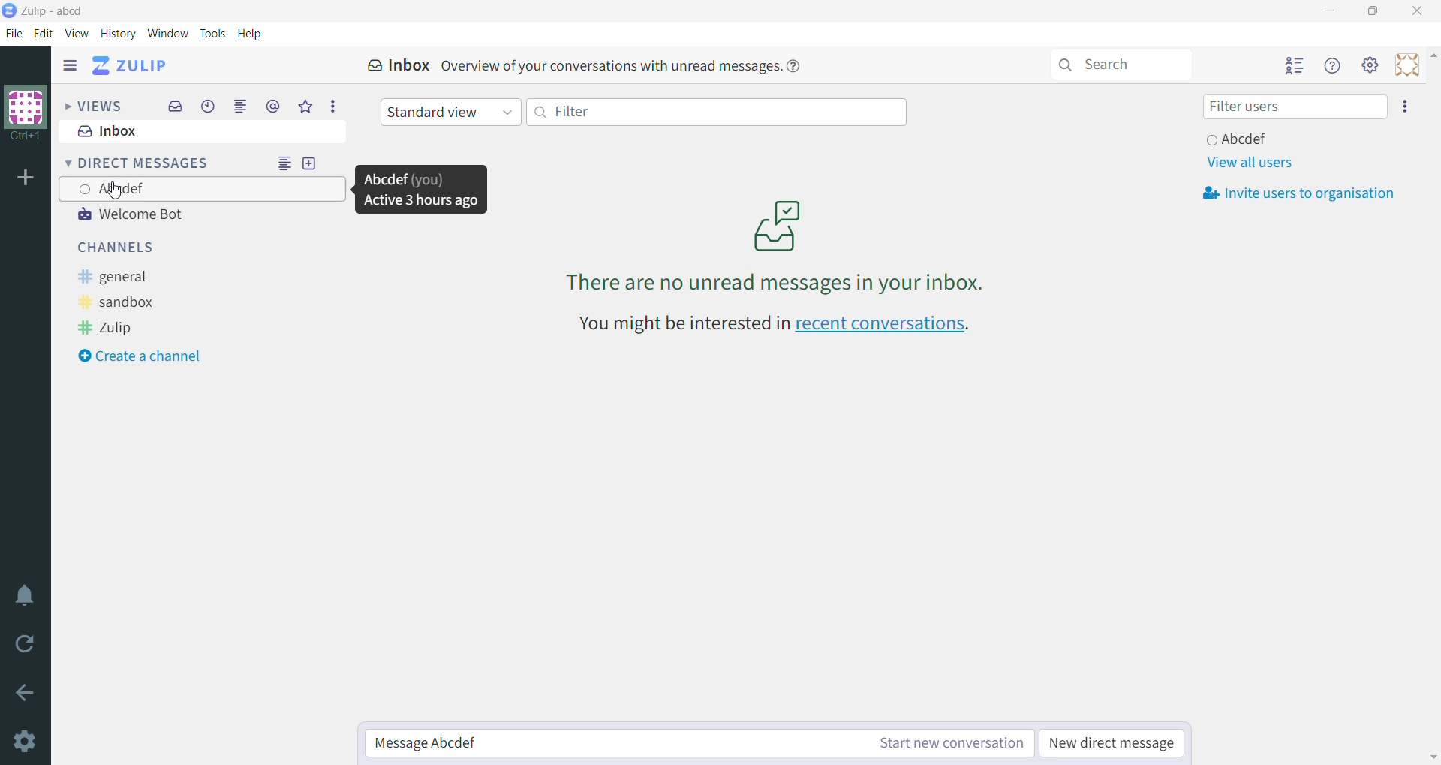 The width and height of the screenshot is (1441, 765). I want to click on Start new conversation, so click(945, 744).